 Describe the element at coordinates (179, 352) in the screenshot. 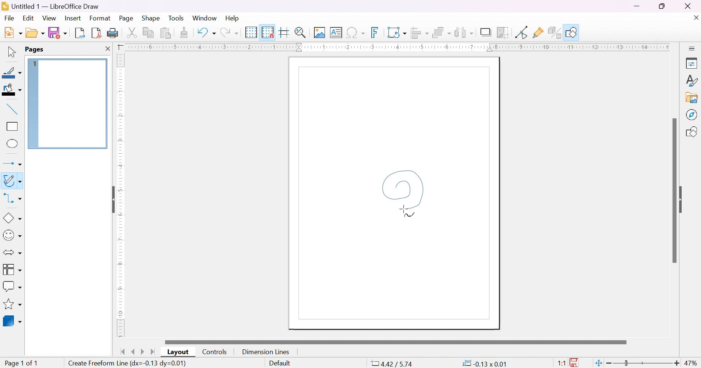

I see `layout` at that location.